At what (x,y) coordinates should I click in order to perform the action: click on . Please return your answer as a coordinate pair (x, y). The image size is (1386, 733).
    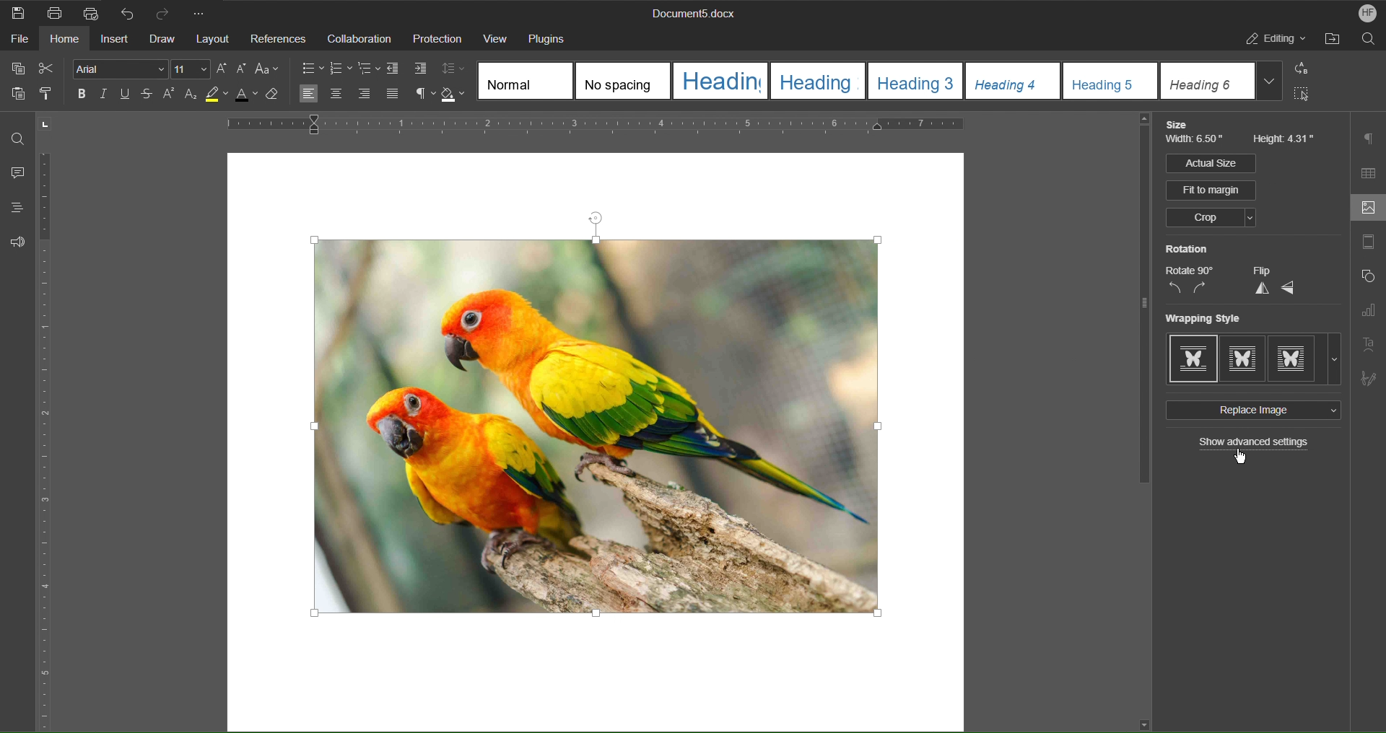
    Looking at the image, I should click on (1202, 318).